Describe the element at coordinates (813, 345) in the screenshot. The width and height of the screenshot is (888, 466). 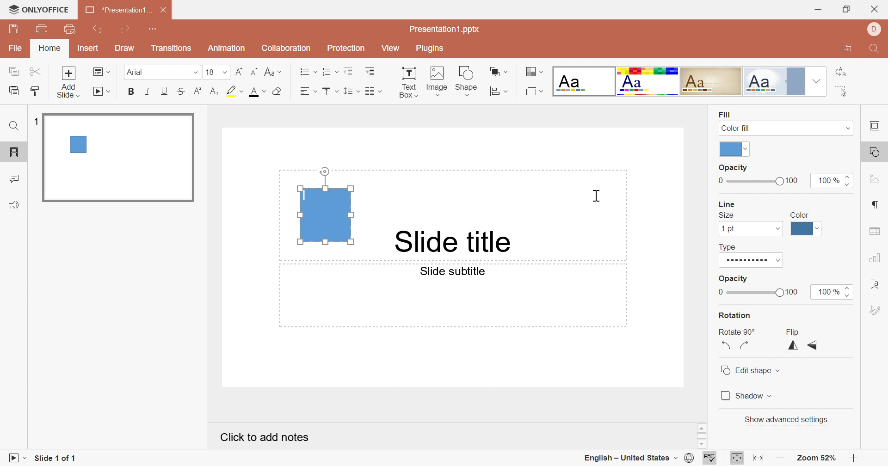
I see `Flip vertically` at that location.